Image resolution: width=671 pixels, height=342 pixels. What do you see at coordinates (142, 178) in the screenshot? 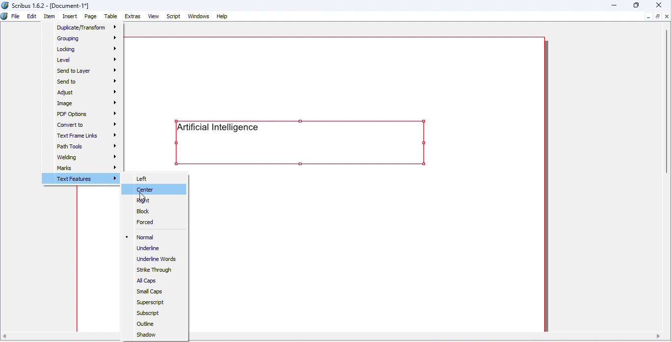
I see `Left` at bounding box center [142, 178].